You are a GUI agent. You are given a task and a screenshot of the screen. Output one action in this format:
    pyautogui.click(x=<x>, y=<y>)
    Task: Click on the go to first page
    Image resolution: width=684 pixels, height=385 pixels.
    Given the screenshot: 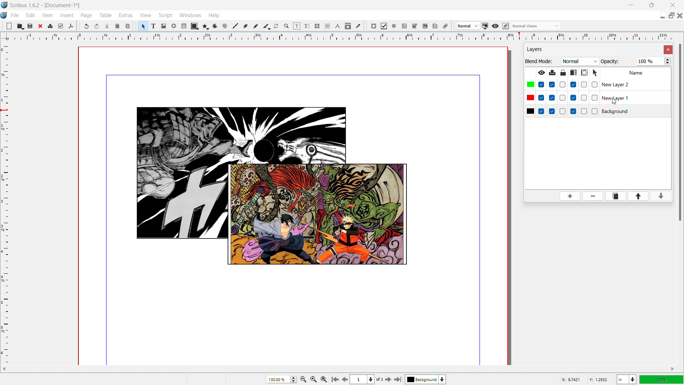 What is the action you would take?
    pyautogui.click(x=335, y=379)
    